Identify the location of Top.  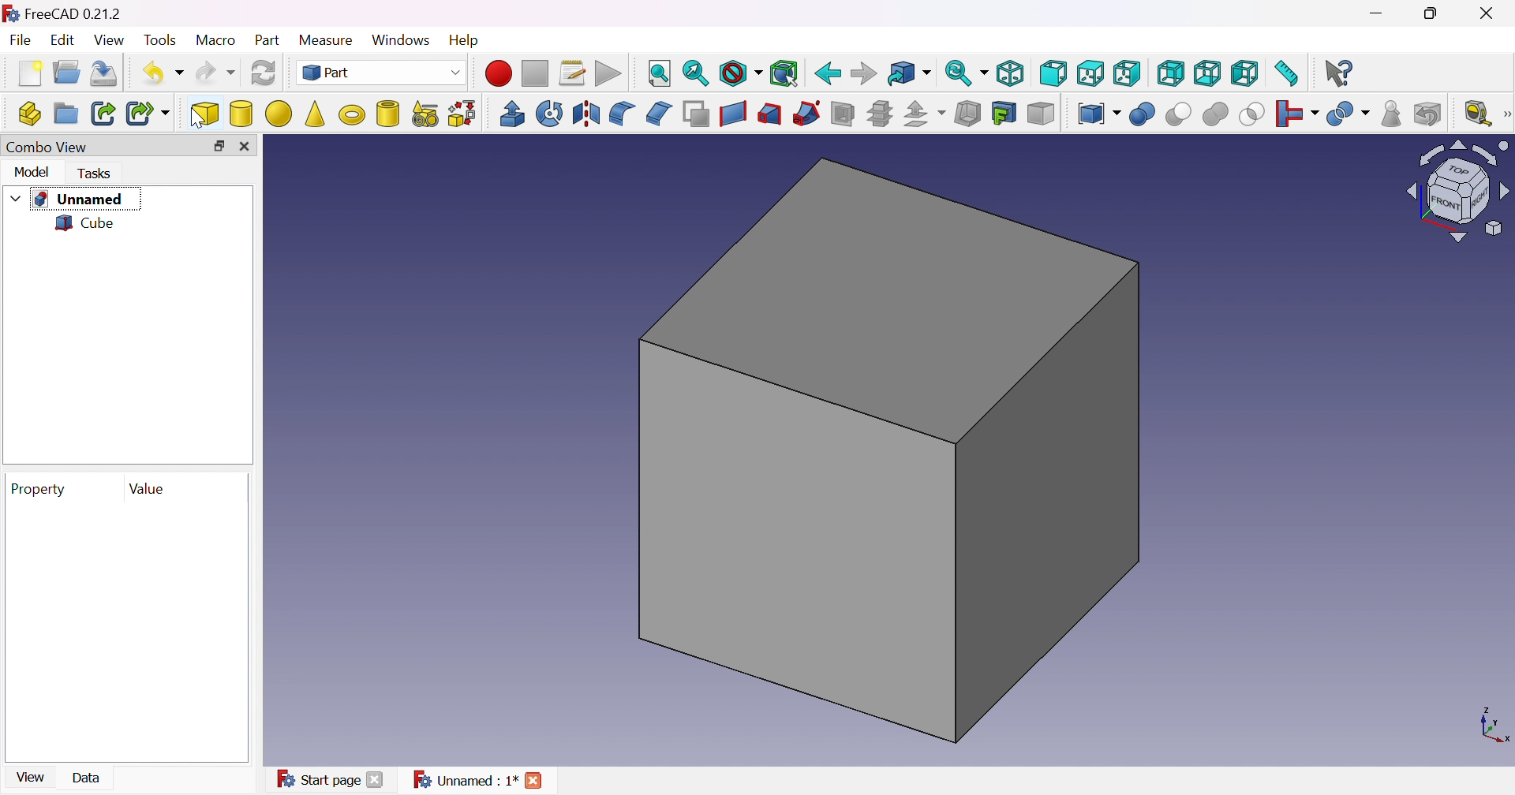
(1089, 74).